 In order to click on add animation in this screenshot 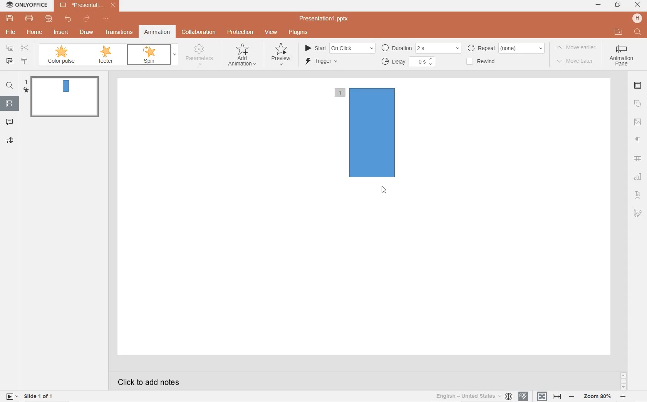, I will do `click(243, 54)`.